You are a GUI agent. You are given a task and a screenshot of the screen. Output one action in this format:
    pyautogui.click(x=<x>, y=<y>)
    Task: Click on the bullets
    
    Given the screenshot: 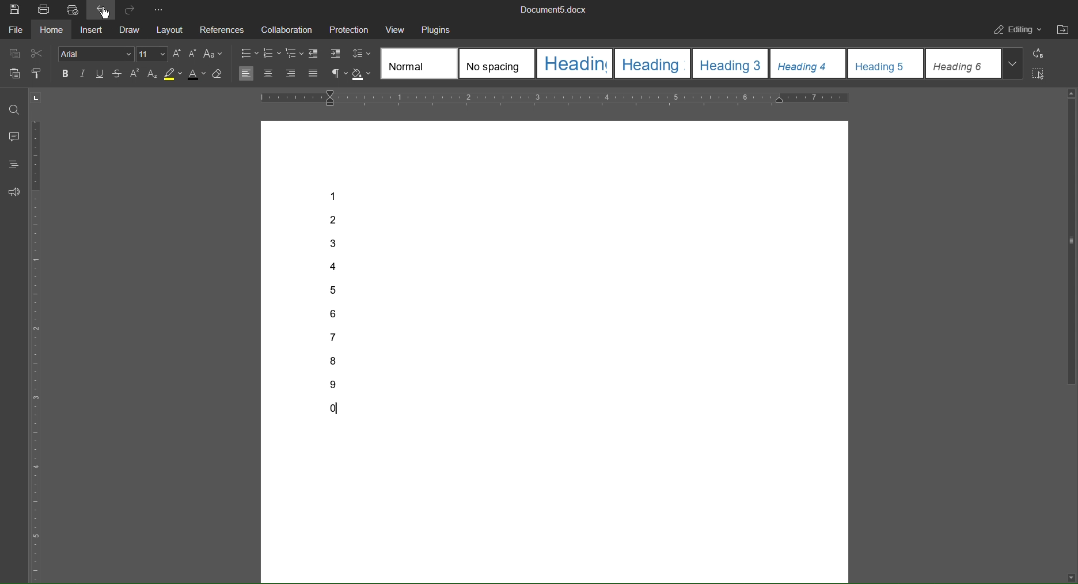 What is the action you would take?
    pyautogui.click(x=247, y=54)
    